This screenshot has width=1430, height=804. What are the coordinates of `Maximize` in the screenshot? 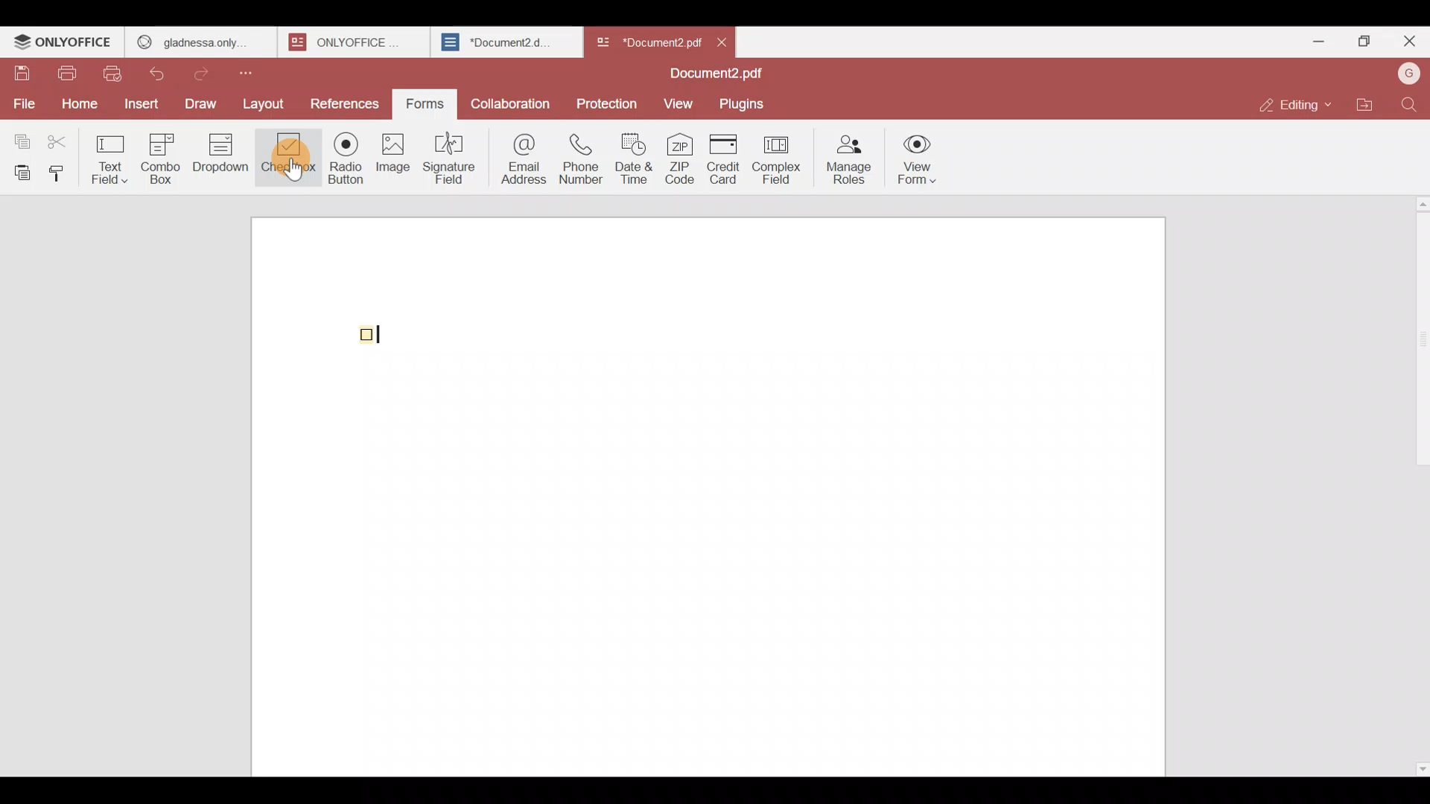 It's located at (1361, 40).